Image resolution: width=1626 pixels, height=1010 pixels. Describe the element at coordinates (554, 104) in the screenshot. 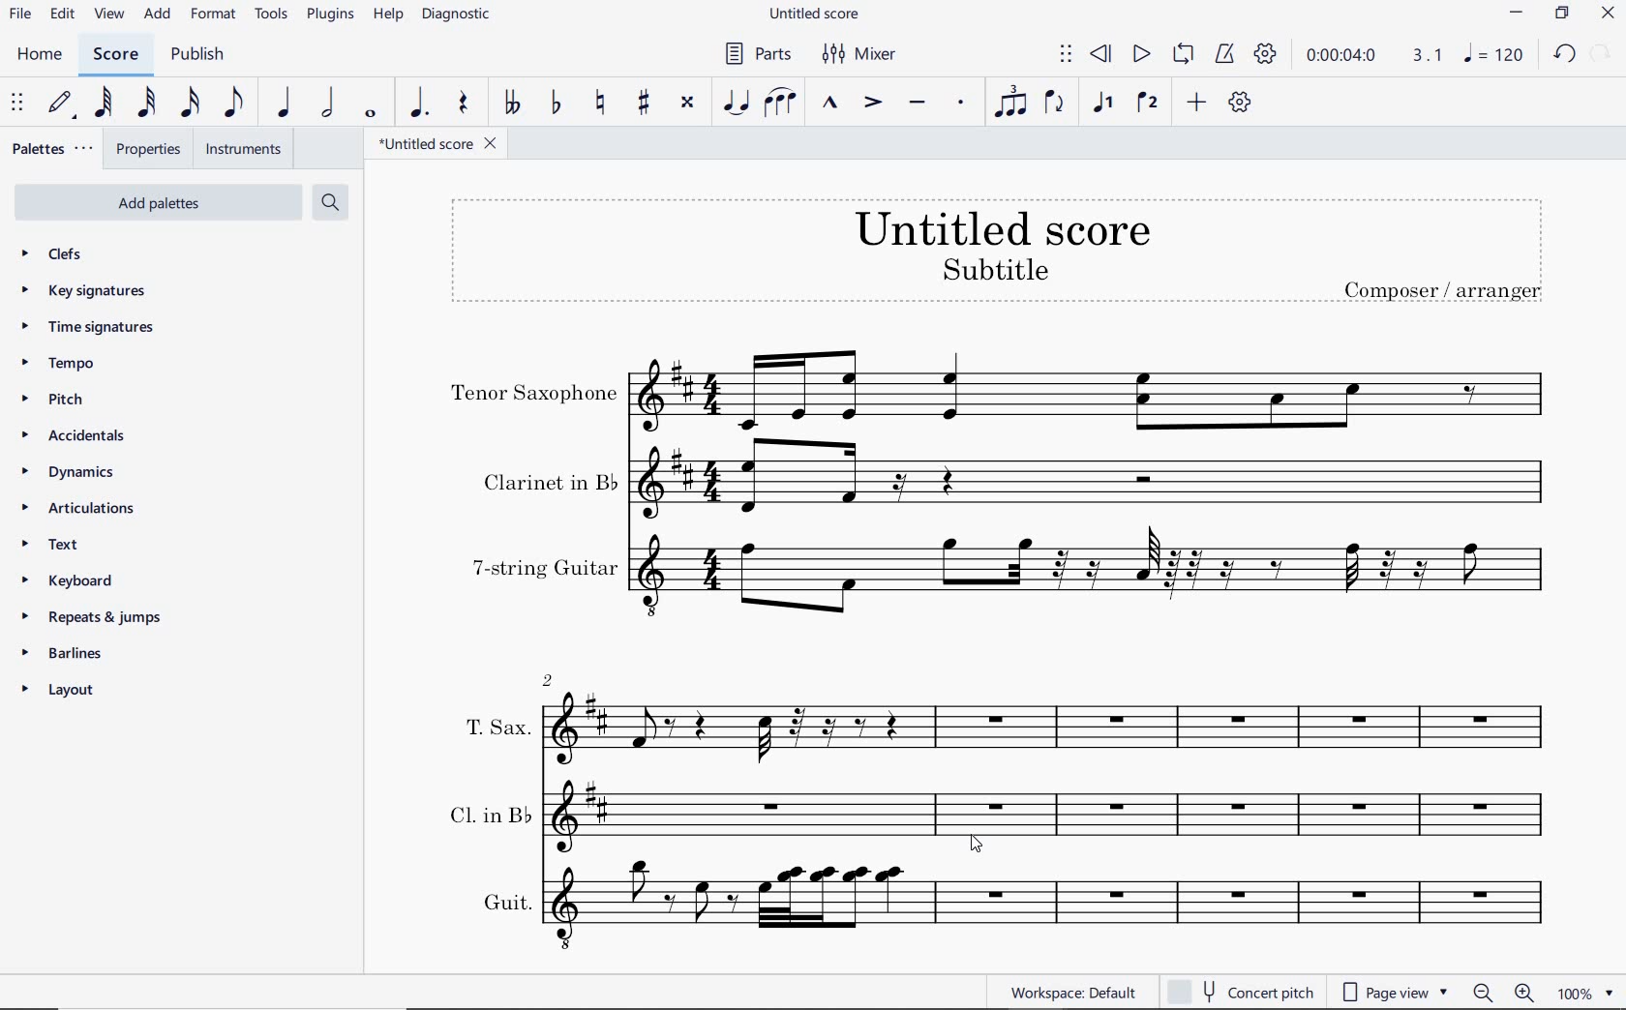

I see `TOGGLE FLAT` at that location.